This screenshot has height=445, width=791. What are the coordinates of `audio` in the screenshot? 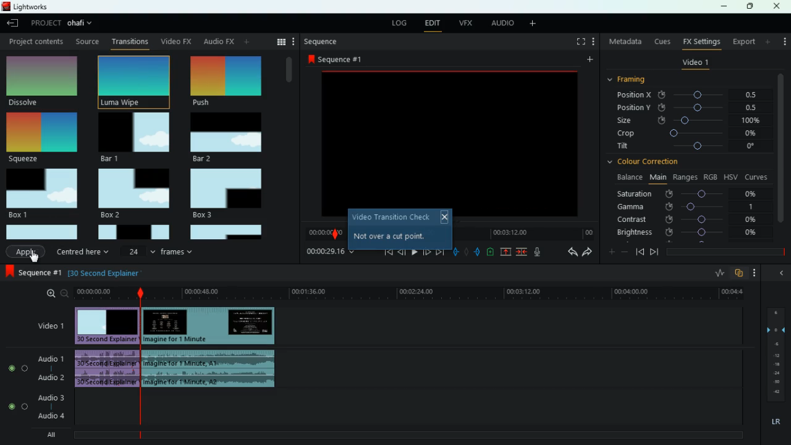 It's located at (109, 370).